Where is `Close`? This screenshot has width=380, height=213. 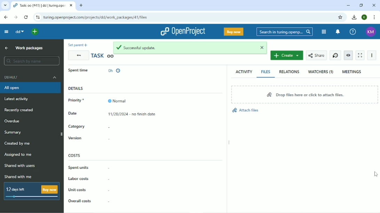
Close is located at coordinates (373, 5).